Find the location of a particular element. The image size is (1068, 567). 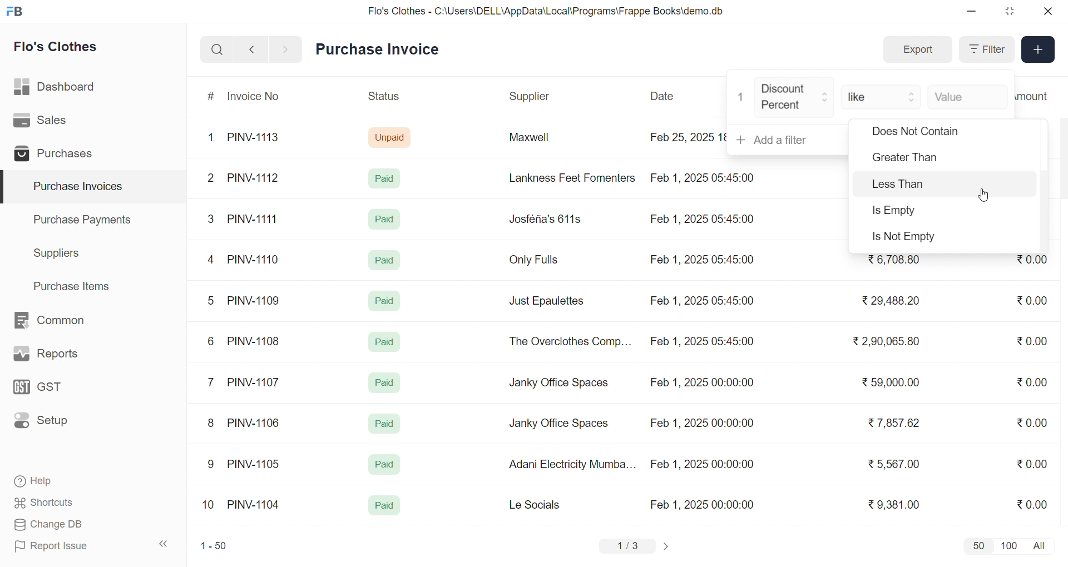

PINV-1104 is located at coordinates (255, 505).